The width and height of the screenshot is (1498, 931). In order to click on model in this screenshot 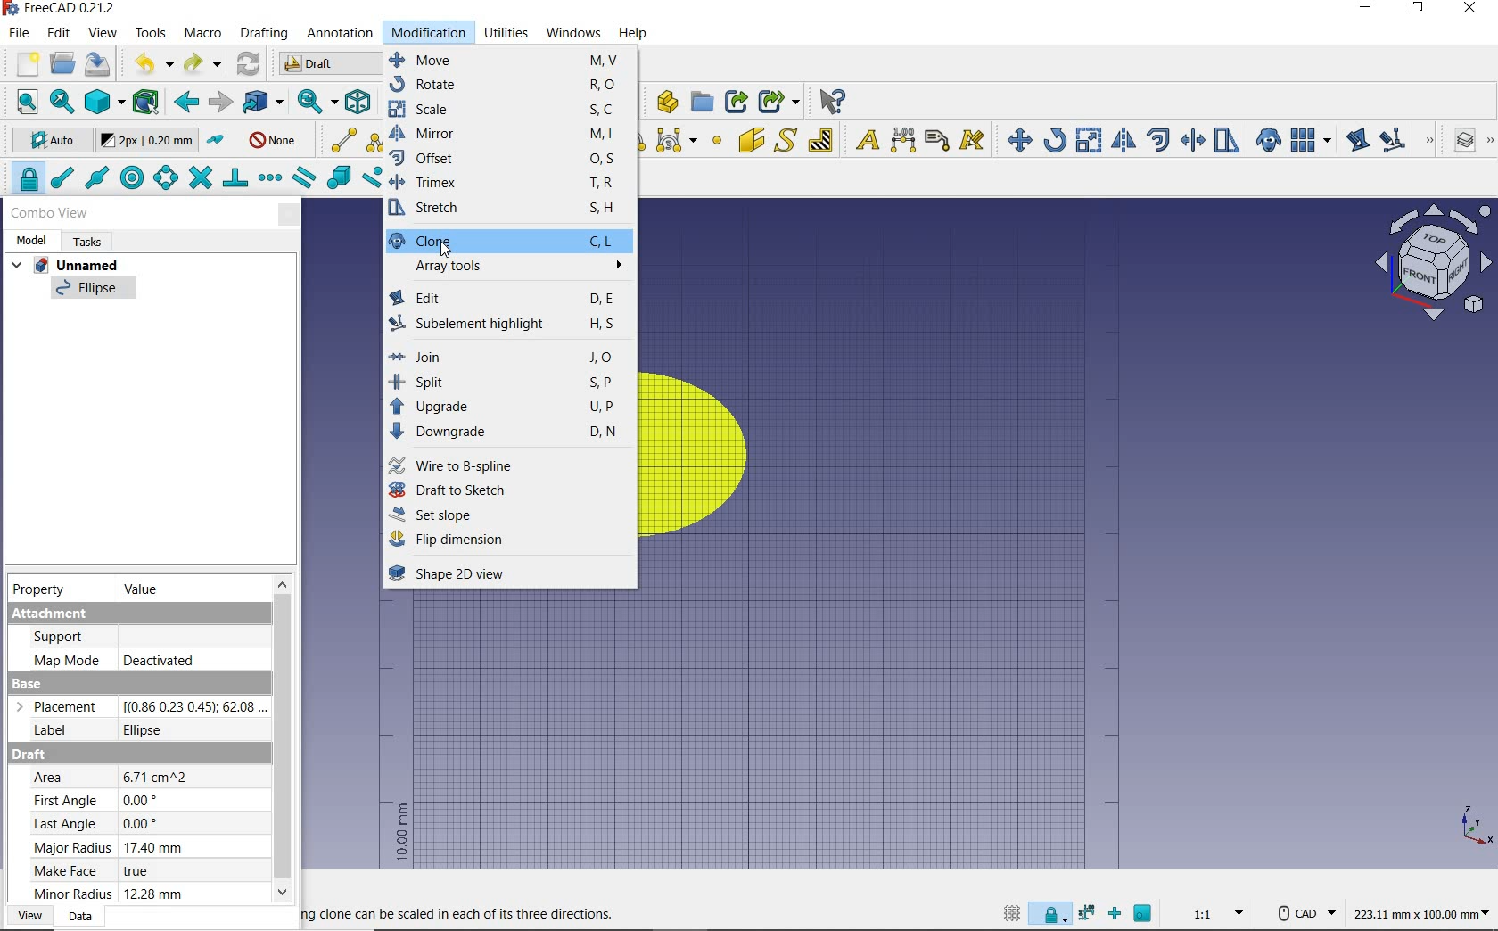, I will do `click(33, 240)`.